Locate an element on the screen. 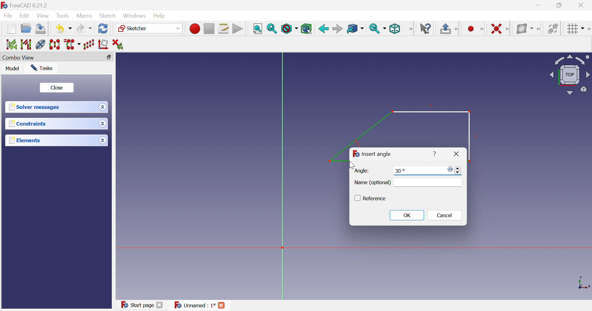 The image size is (592, 311). View is located at coordinates (43, 16).